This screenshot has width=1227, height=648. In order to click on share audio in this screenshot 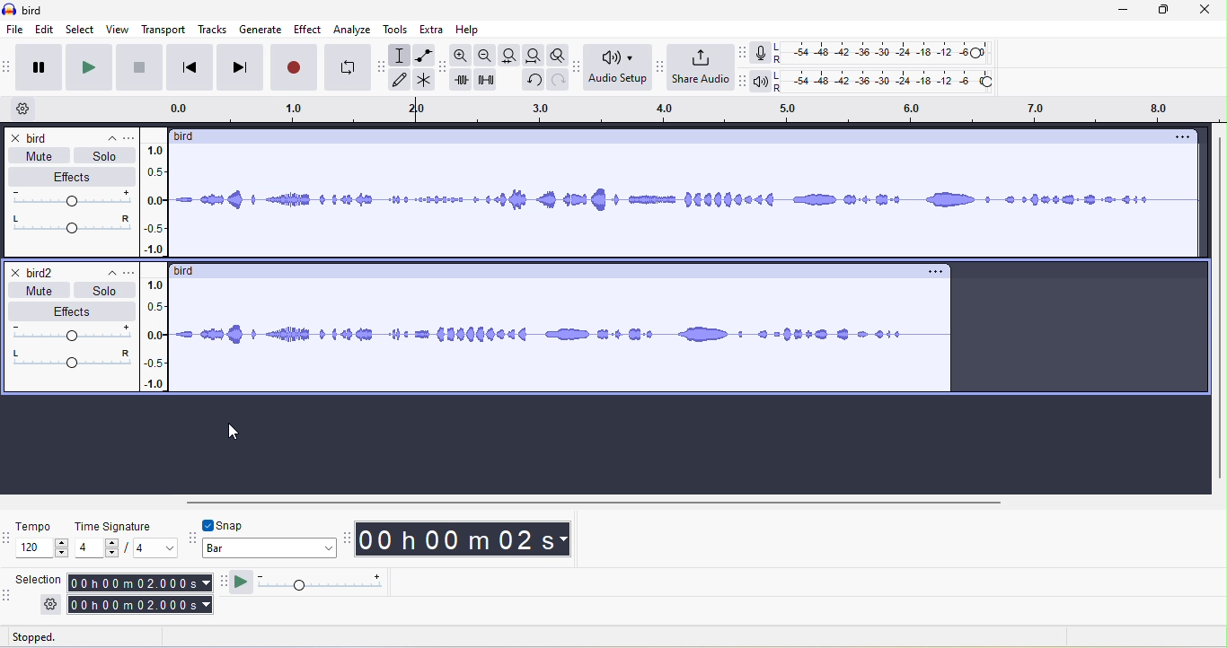, I will do `click(703, 68)`.